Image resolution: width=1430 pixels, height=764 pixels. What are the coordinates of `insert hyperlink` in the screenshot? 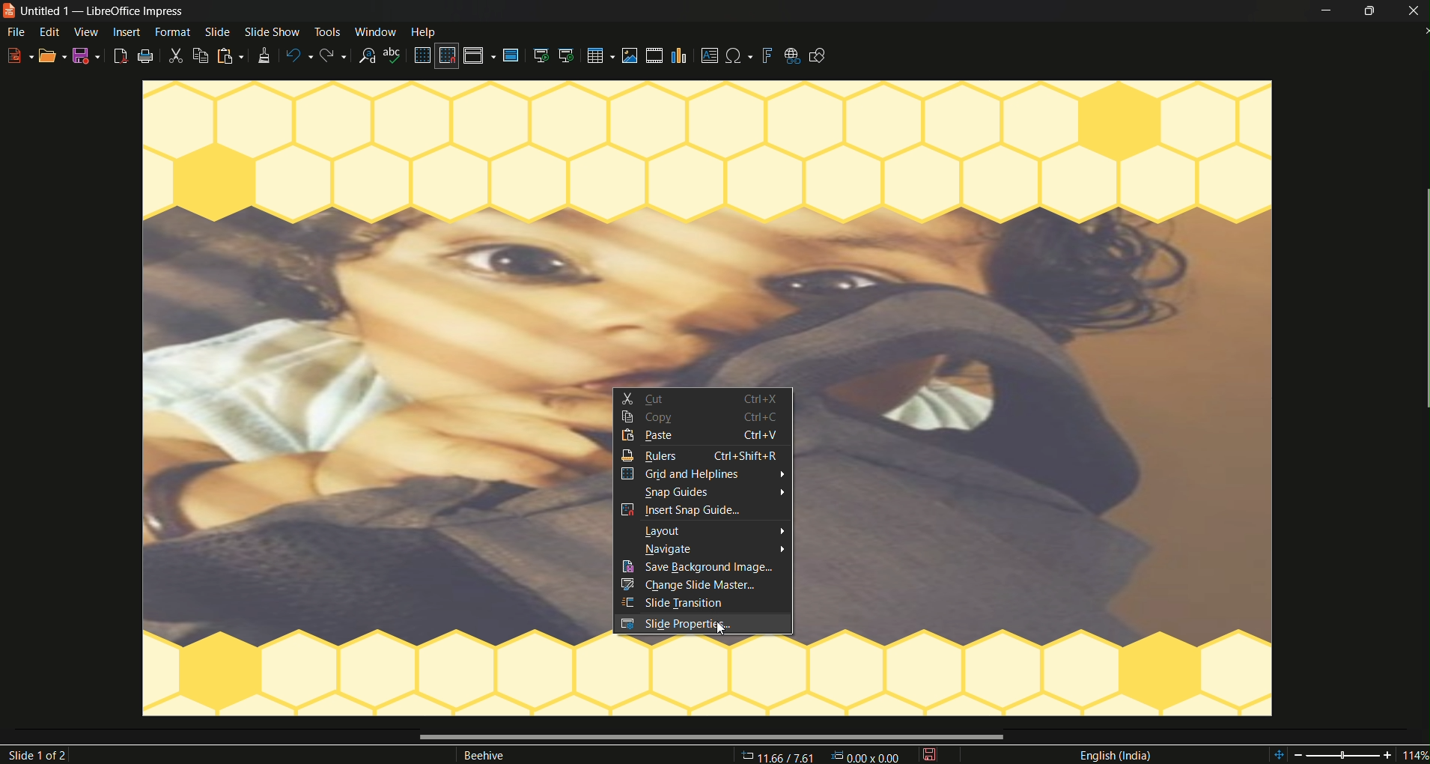 It's located at (792, 56).